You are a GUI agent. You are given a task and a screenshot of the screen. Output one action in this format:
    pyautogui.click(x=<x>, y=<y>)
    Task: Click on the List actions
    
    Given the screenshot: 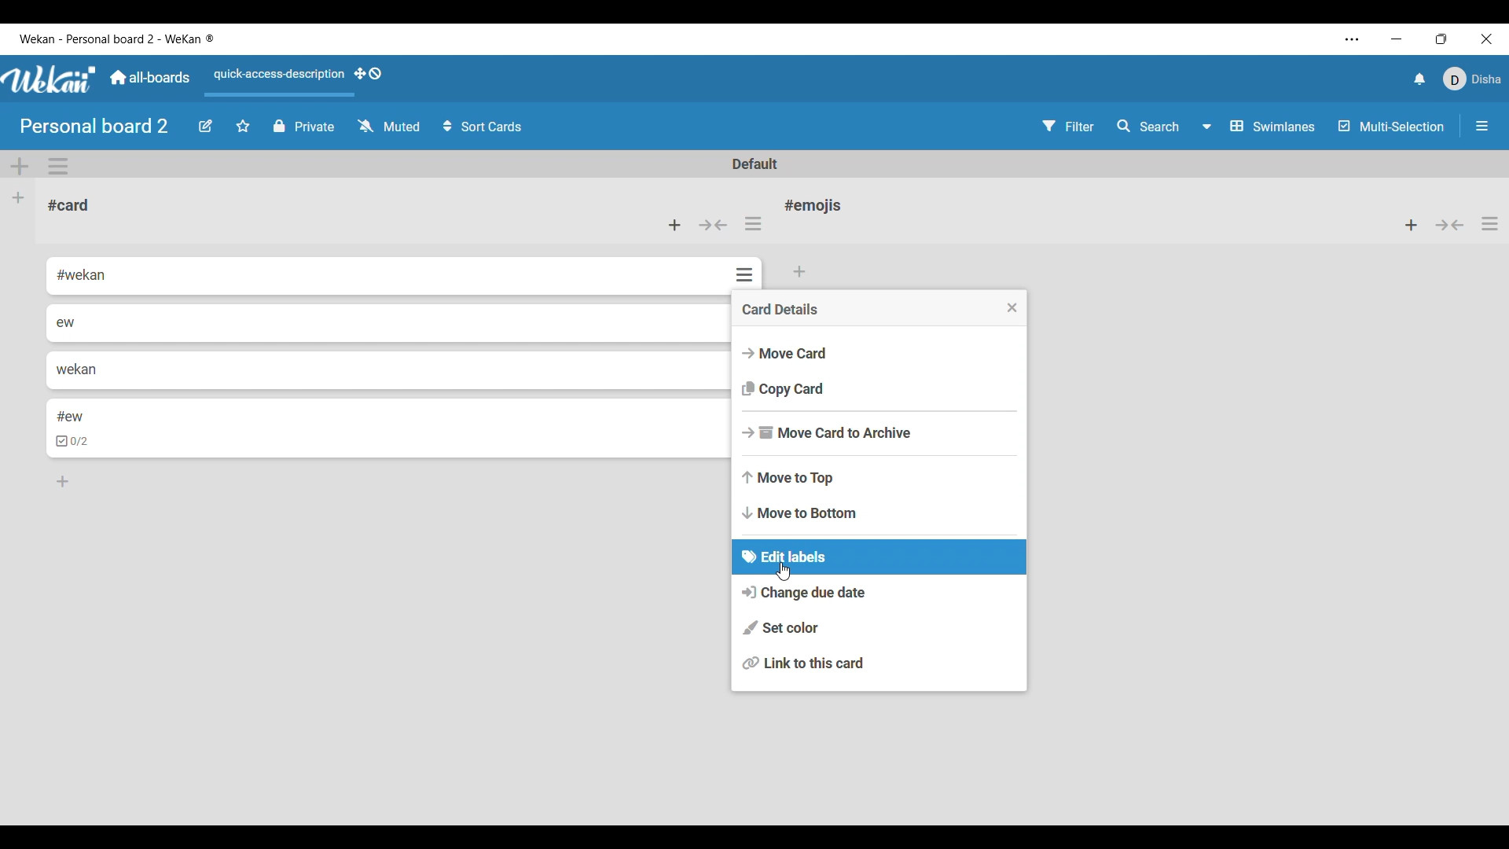 What is the action you would take?
    pyautogui.click(x=753, y=223)
    